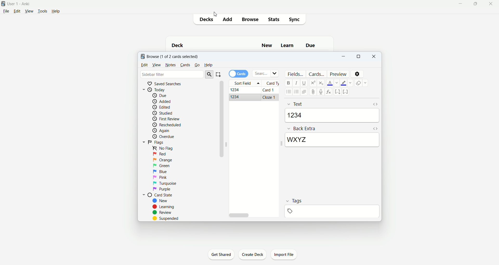 This screenshot has width=499, height=265. I want to click on cloze card, so click(255, 98).